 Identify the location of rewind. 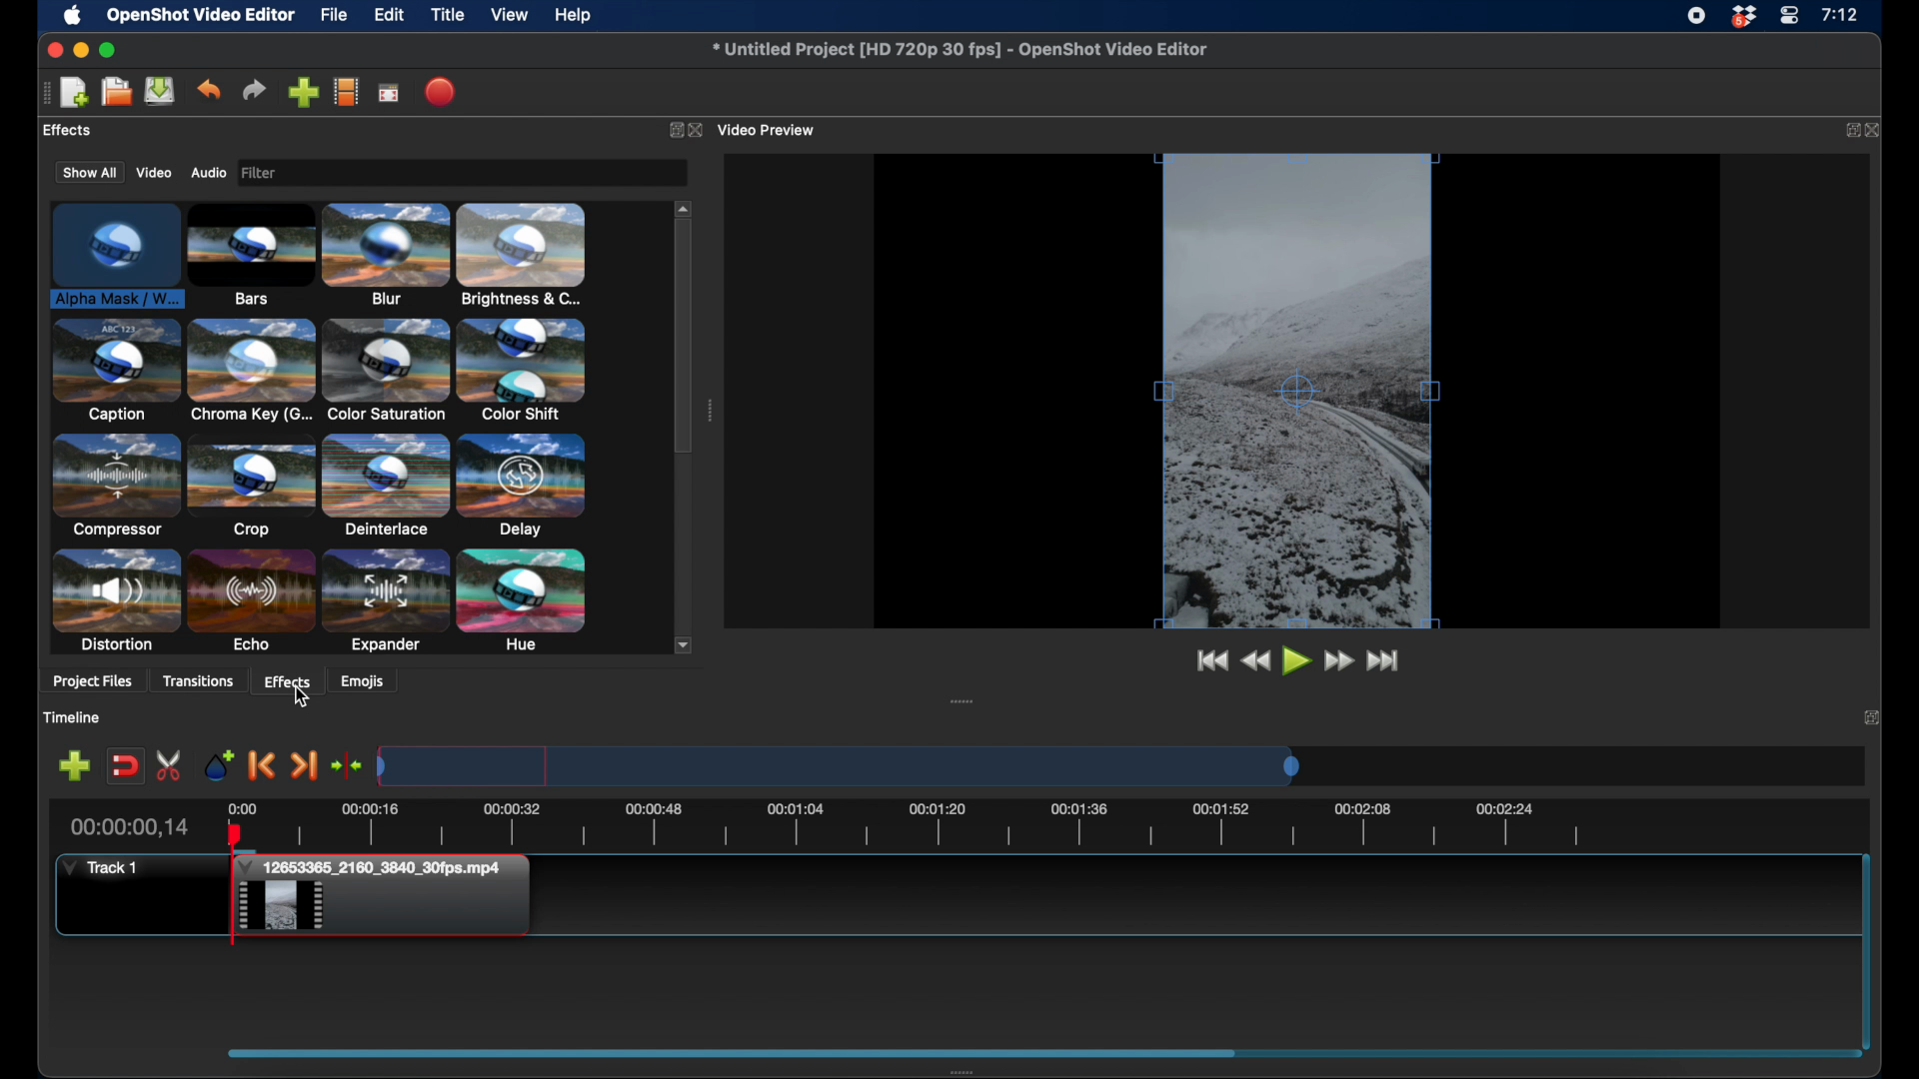
(1257, 662).